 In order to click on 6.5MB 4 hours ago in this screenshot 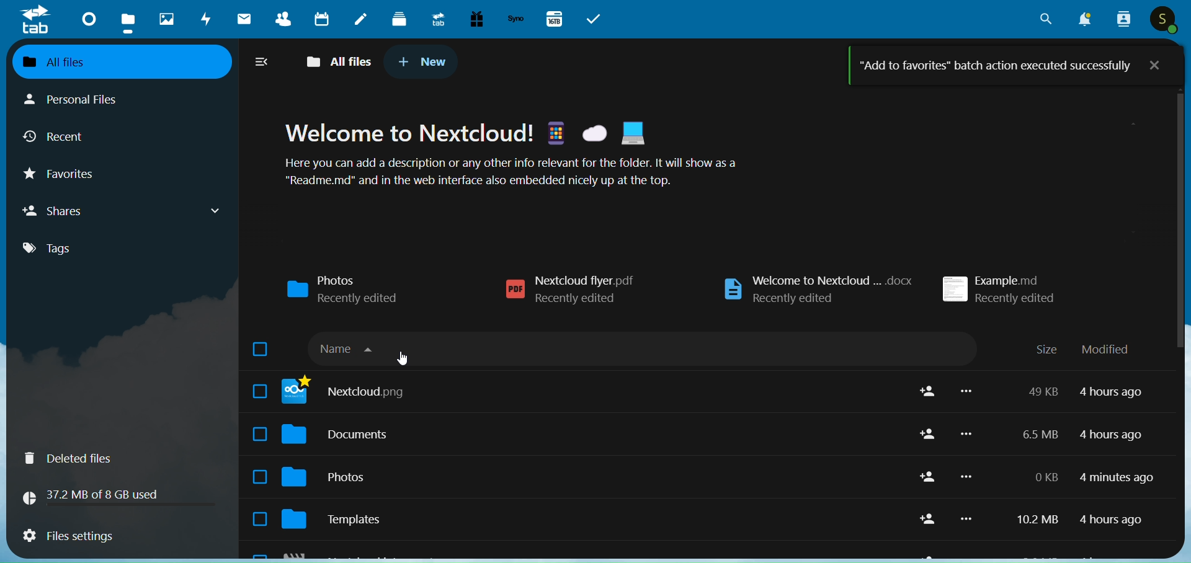, I will do `click(1084, 435)`.